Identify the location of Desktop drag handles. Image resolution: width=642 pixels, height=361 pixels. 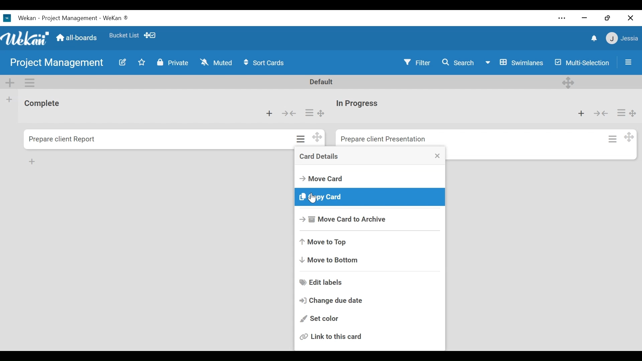
(150, 35).